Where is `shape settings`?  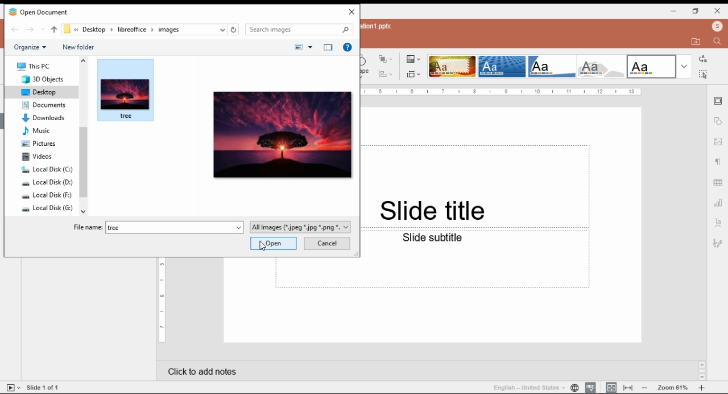
shape settings is located at coordinates (718, 122).